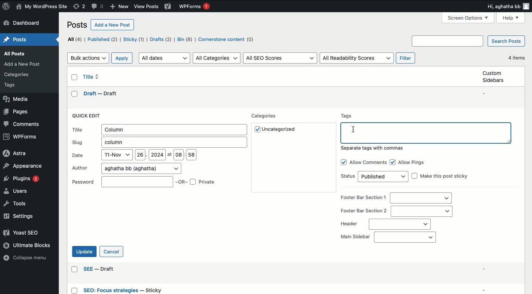 This screenshot has height=294, width=532. What do you see at coordinates (161, 40) in the screenshot?
I see `Drafts` at bounding box center [161, 40].